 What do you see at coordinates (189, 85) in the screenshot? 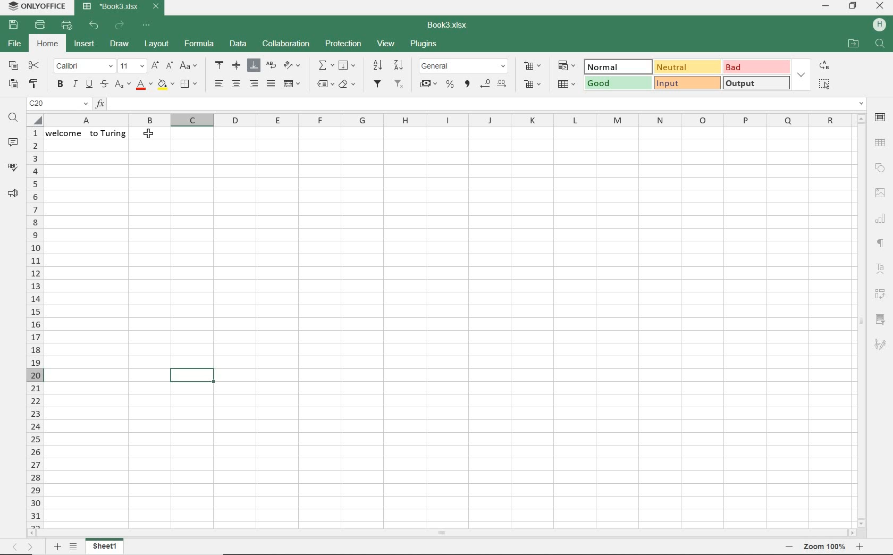
I see `borders` at bounding box center [189, 85].